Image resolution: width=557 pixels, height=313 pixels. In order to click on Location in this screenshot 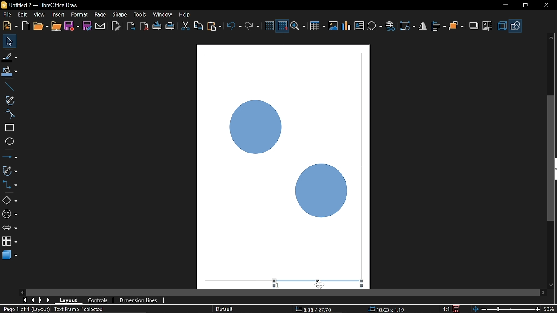, I will do `click(315, 309)`.